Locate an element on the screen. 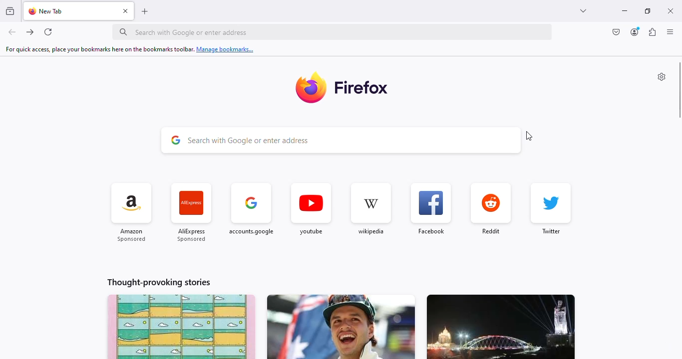 This screenshot has width=682, height=359. cursor is located at coordinates (530, 136).